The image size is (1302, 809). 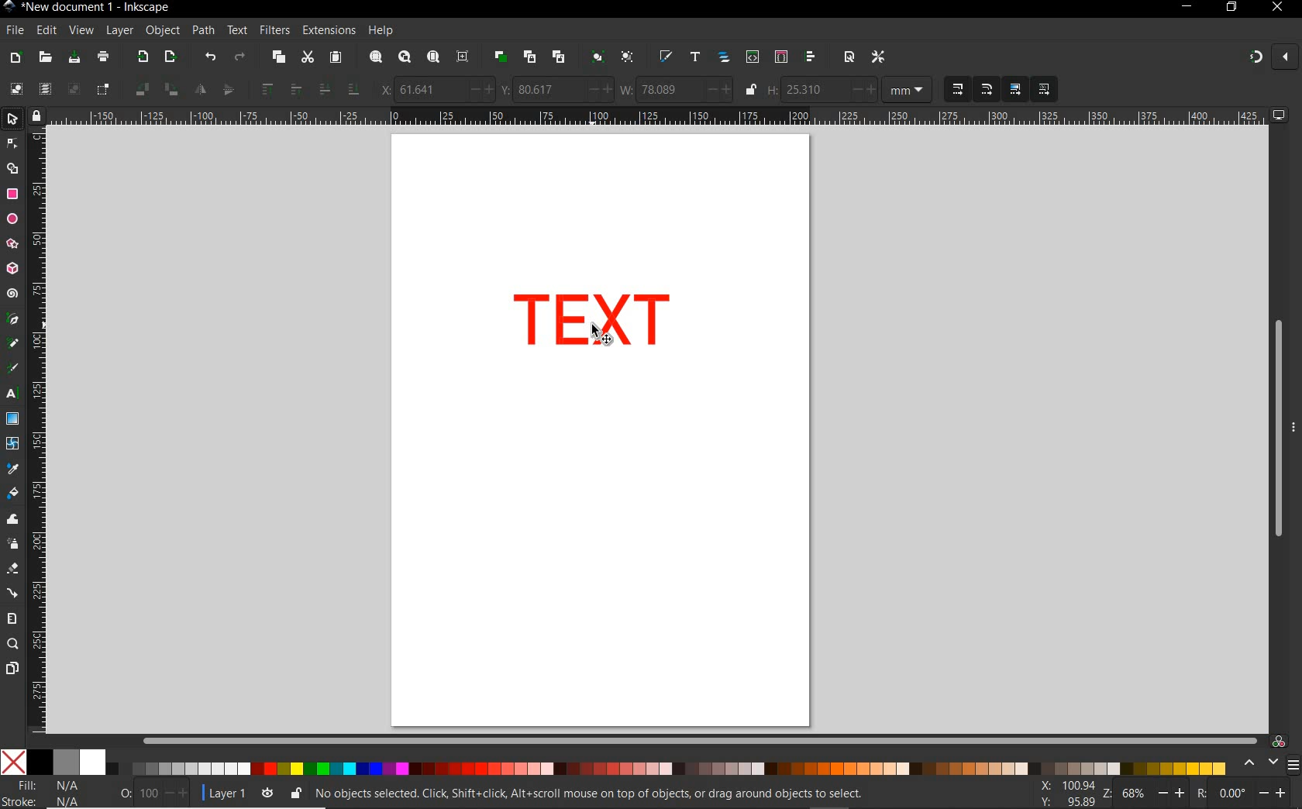 I want to click on ellipse tool, so click(x=12, y=219).